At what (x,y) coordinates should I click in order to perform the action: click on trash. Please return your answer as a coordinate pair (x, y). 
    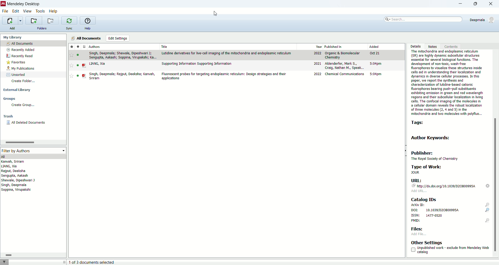
    Looking at the image, I should click on (8, 116).